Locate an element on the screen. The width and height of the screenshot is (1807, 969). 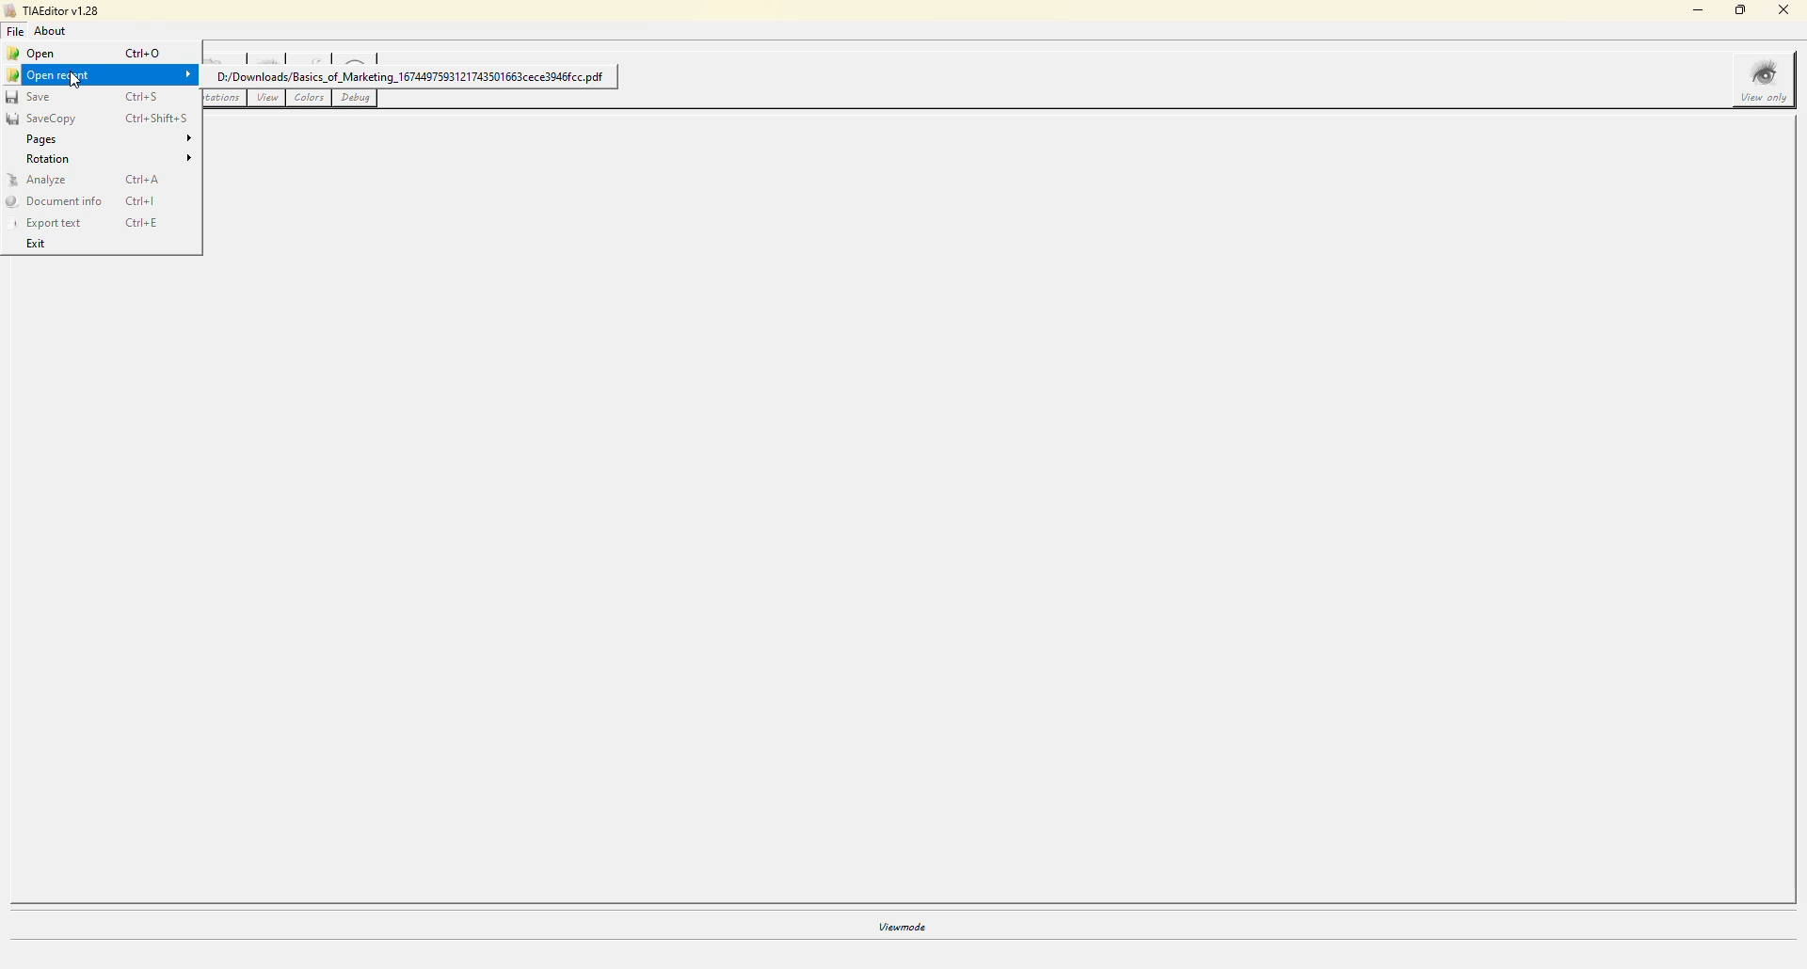
ctrl+s is located at coordinates (147, 96).